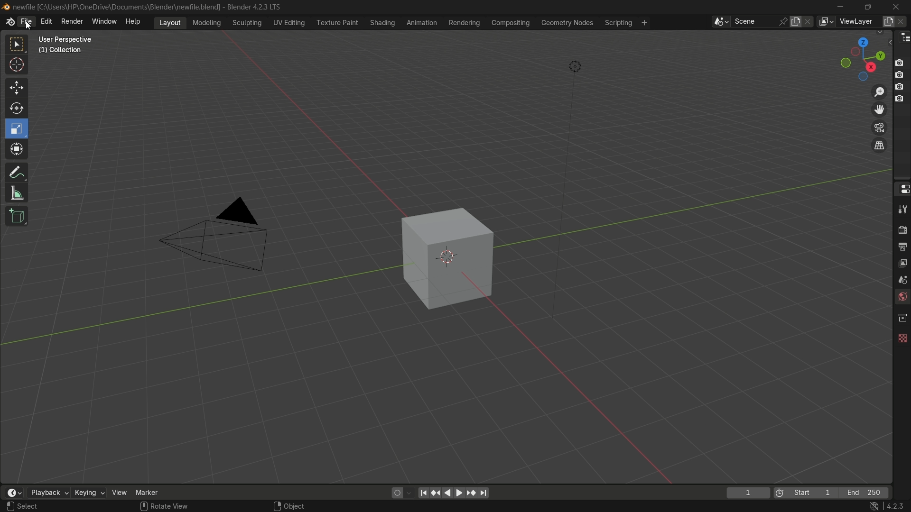 This screenshot has height=512, width=911. I want to click on switch current view layer, so click(879, 146).